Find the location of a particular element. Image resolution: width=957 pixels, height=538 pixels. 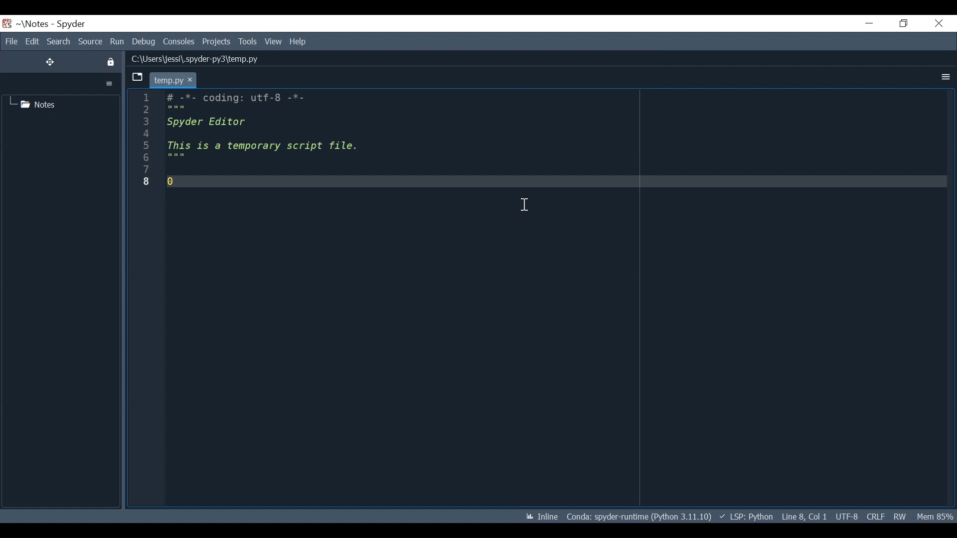

RW is located at coordinates (902, 517).